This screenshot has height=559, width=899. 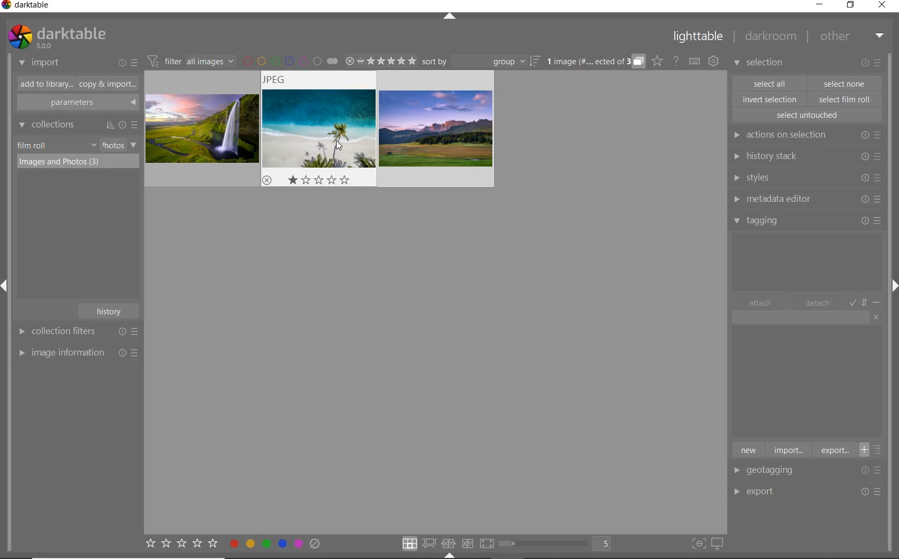 What do you see at coordinates (877, 316) in the screenshot?
I see `clear entry` at bounding box center [877, 316].